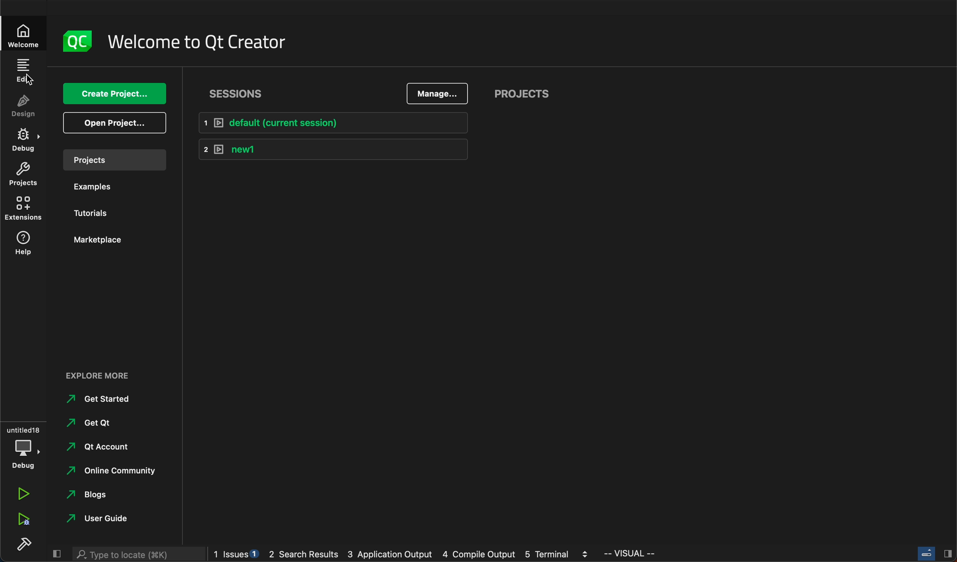 The image size is (957, 562). Describe the element at coordinates (404, 555) in the screenshot. I see `logs` at that location.